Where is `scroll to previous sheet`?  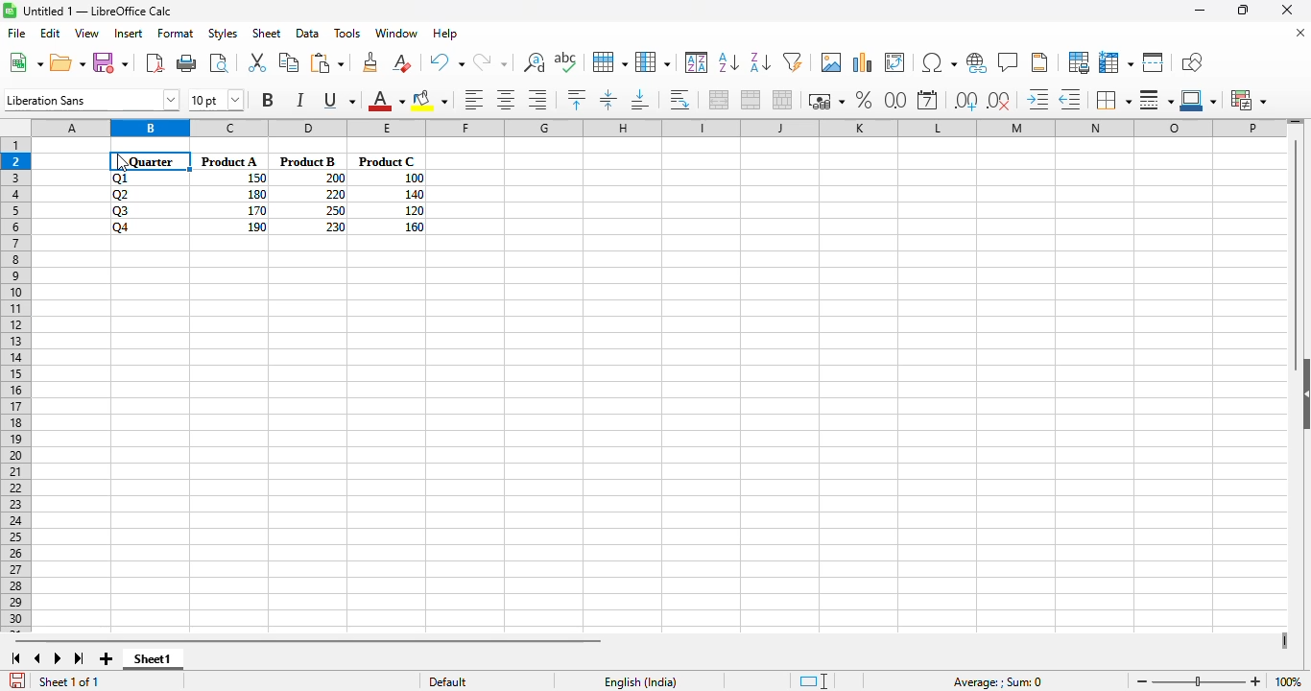 scroll to previous sheet is located at coordinates (37, 658).